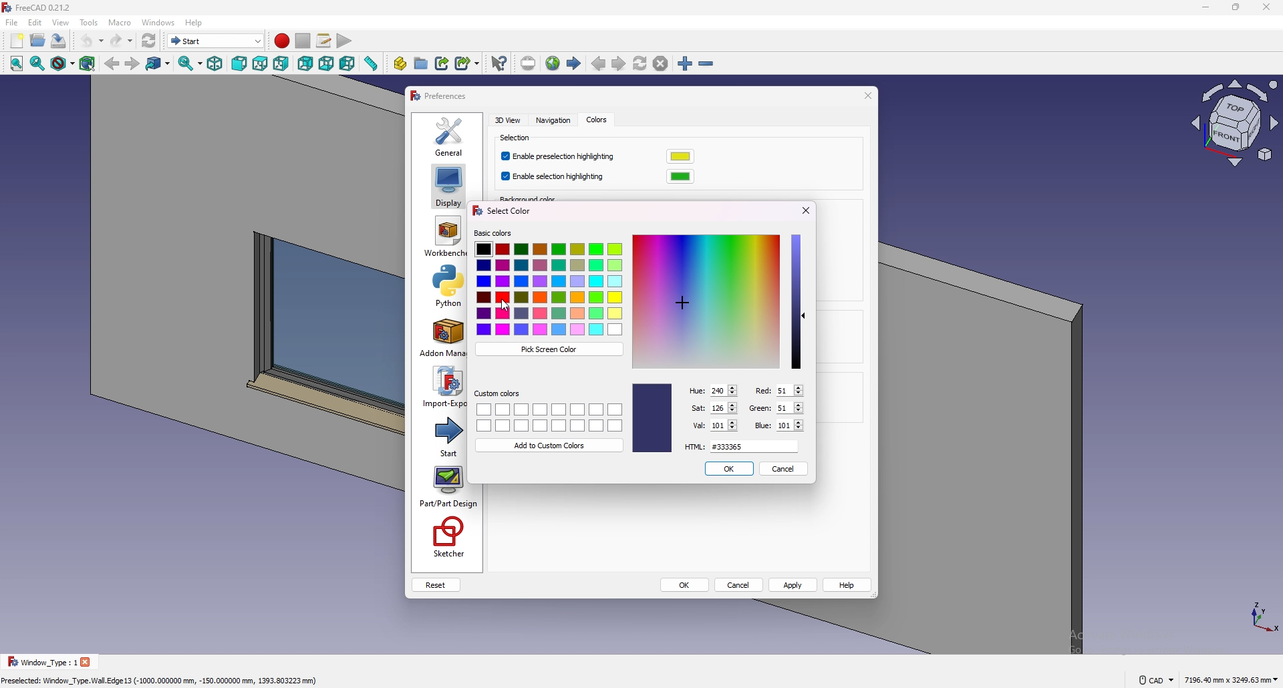  Describe the element at coordinates (619, 65) in the screenshot. I see `next page` at that location.